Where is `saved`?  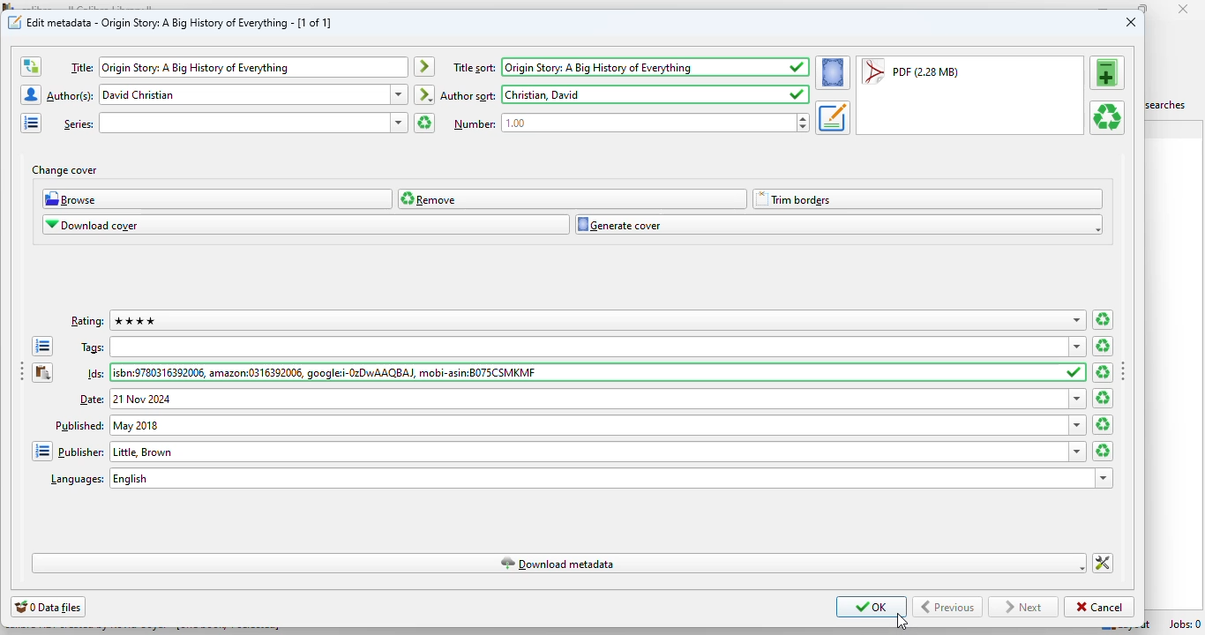
saved is located at coordinates (798, 67).